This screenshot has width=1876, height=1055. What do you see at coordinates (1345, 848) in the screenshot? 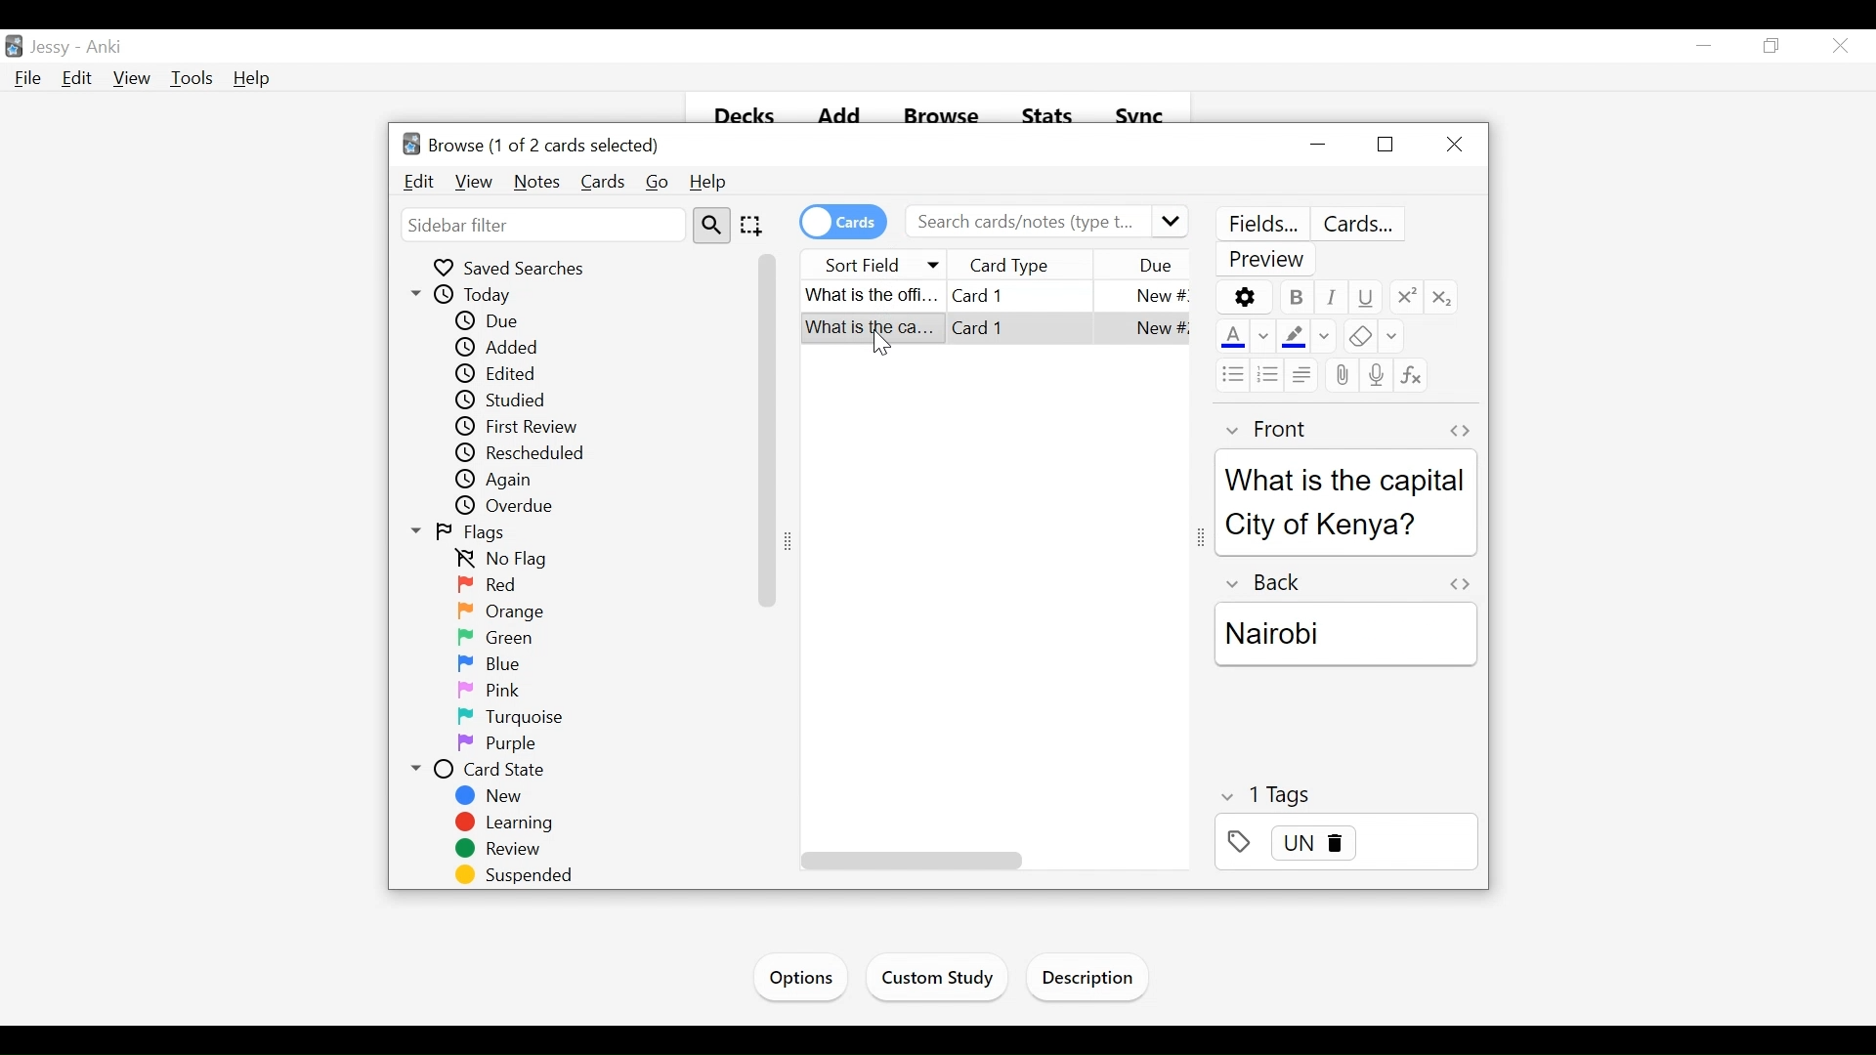
I see `Tags Field ` at bounding box center [1345, 848].